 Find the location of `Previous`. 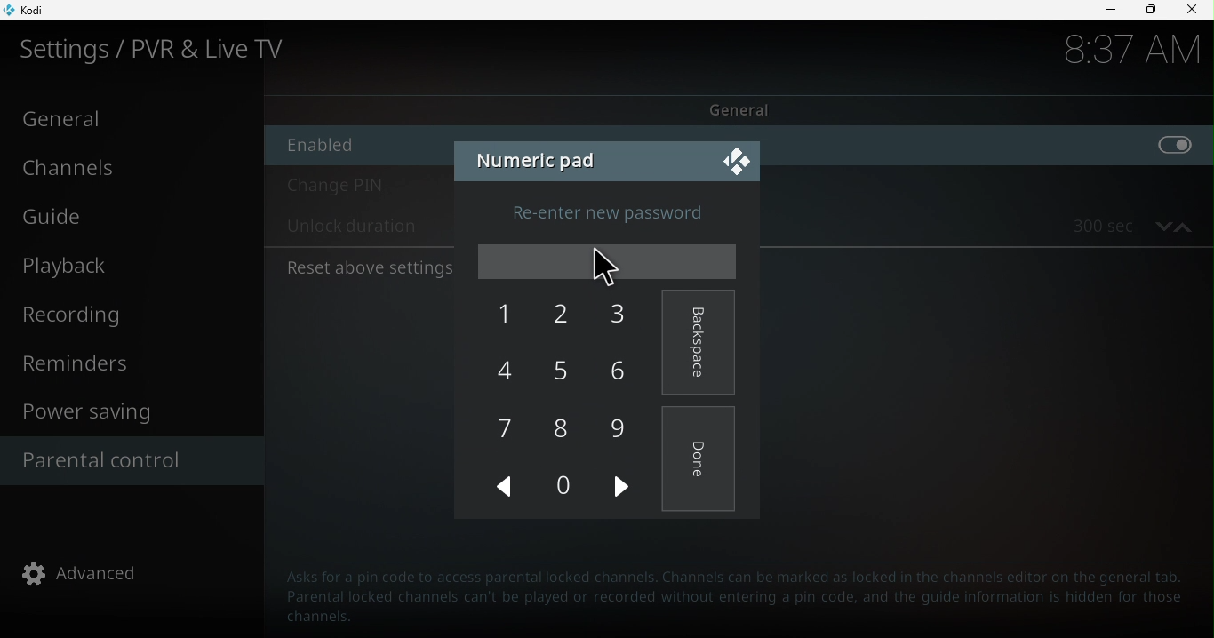

Previous is located at coordinates (502, 487).